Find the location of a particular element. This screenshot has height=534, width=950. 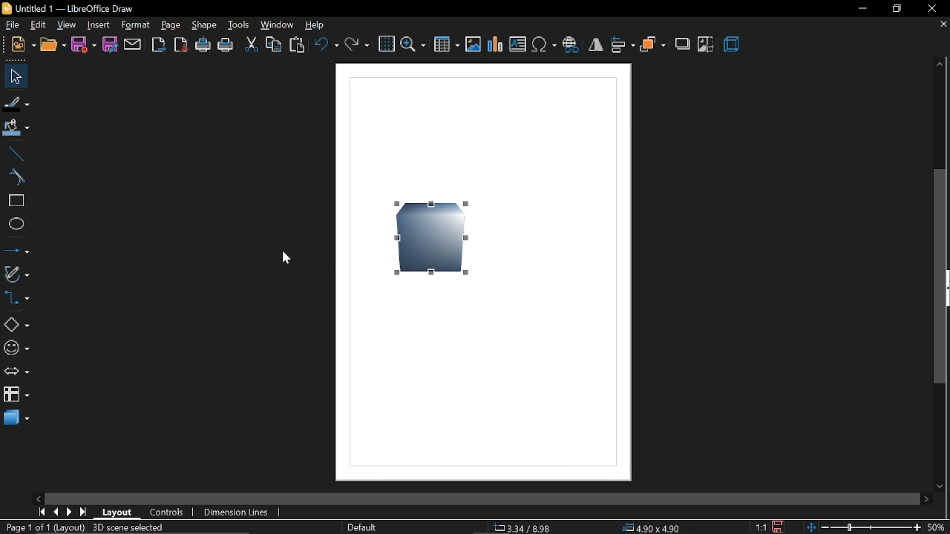

window is located at coordinates (280, 24).